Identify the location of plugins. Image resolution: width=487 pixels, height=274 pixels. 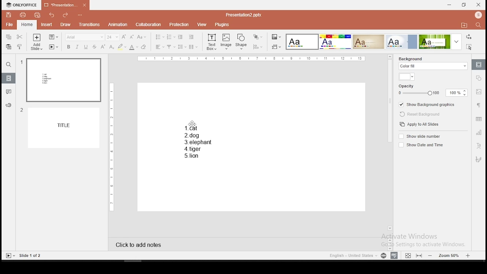
(223, 25).